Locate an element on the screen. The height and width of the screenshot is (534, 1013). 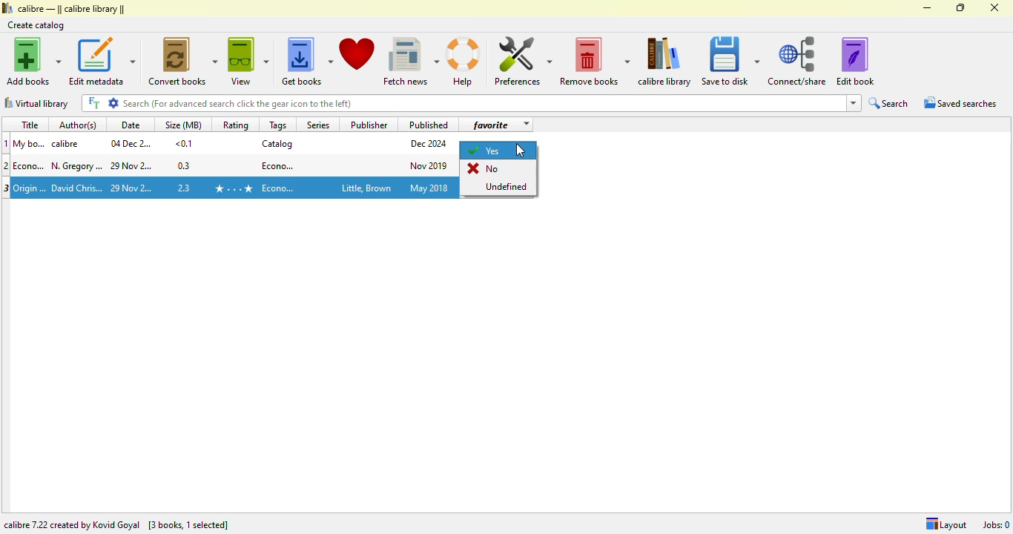
preferences is located at coordinates (522, 61).